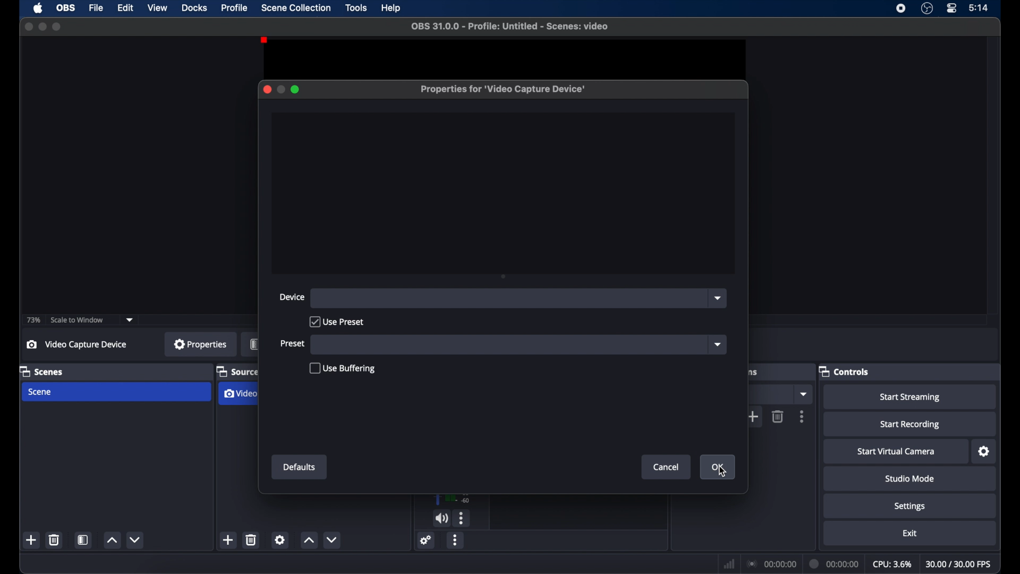  What do you see at coordinates (911, 398) in the screenshot?
I see `start streaming` at bounding box center [911, 398].